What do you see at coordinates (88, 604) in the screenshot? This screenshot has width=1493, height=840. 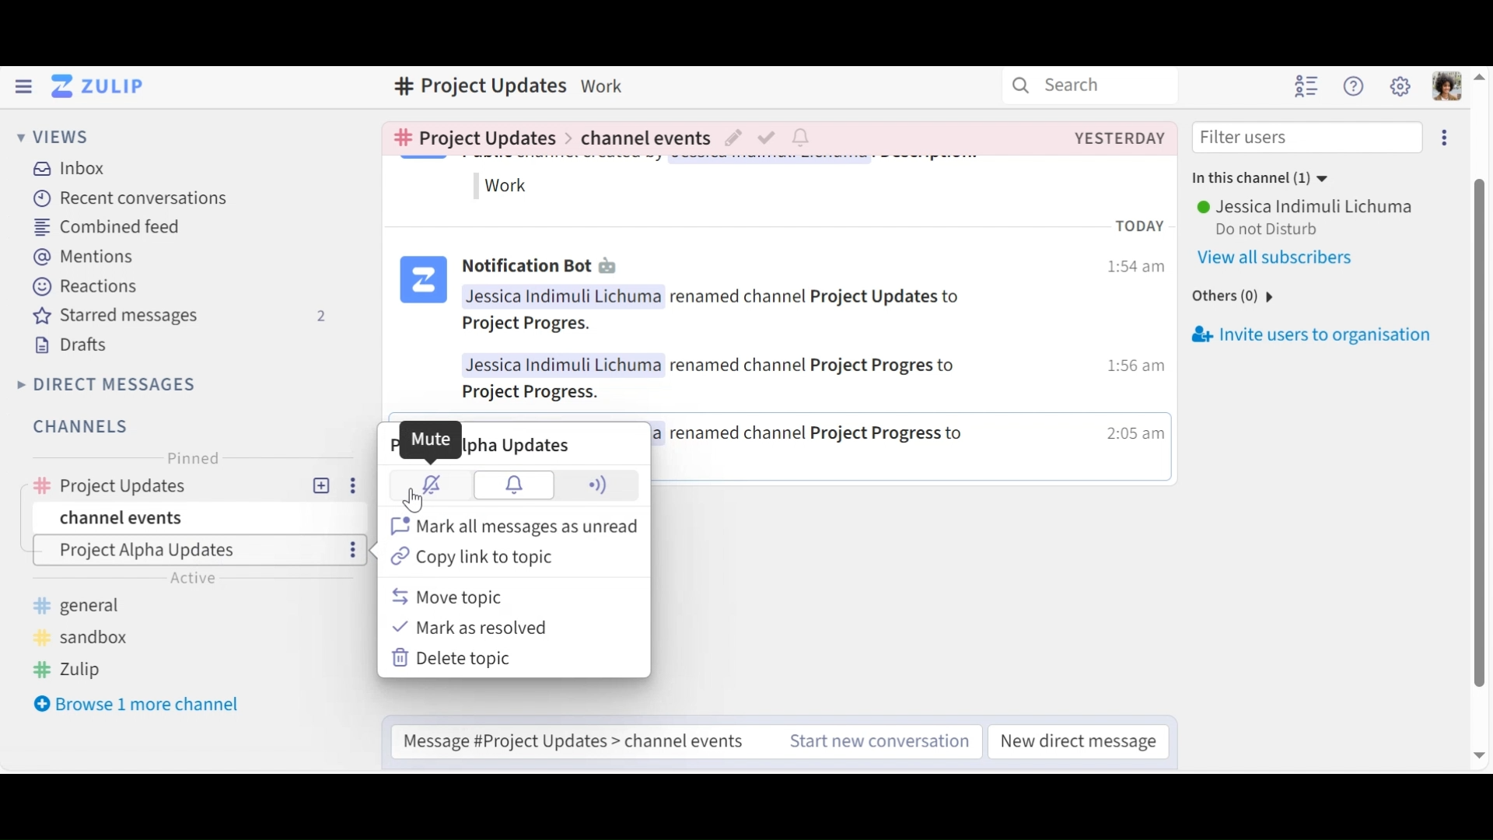 I see `general` at bounding box center [88, 604].